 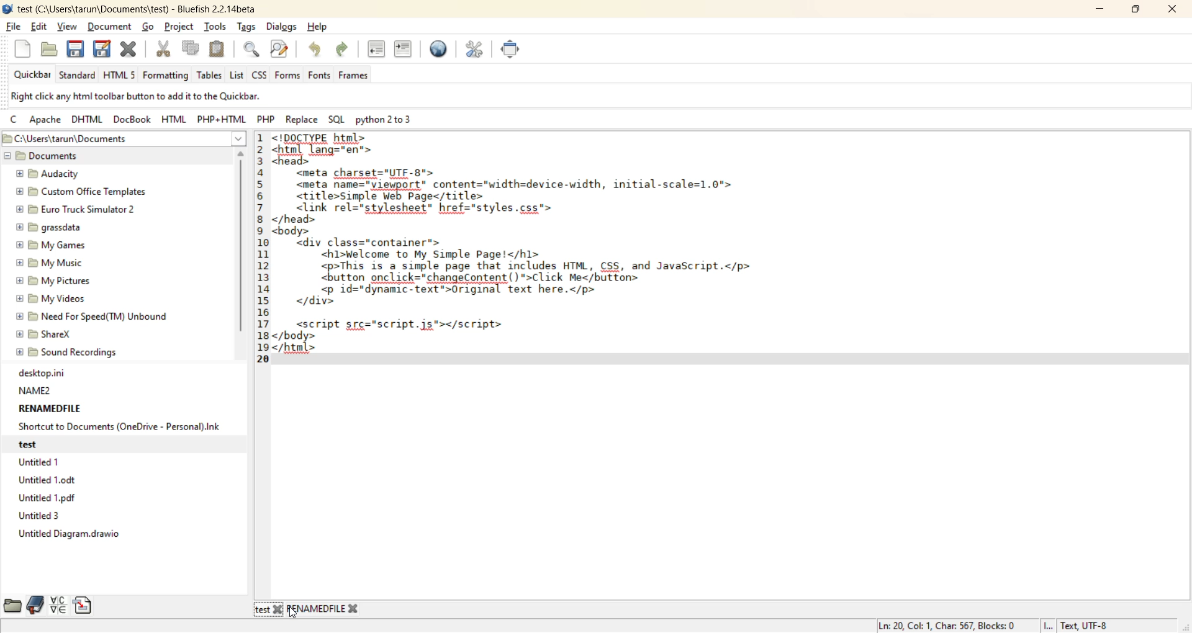 What do you see at coordinates (166, 97) in the screenshot?
I see `metadata` at bounding box center [166, 97].